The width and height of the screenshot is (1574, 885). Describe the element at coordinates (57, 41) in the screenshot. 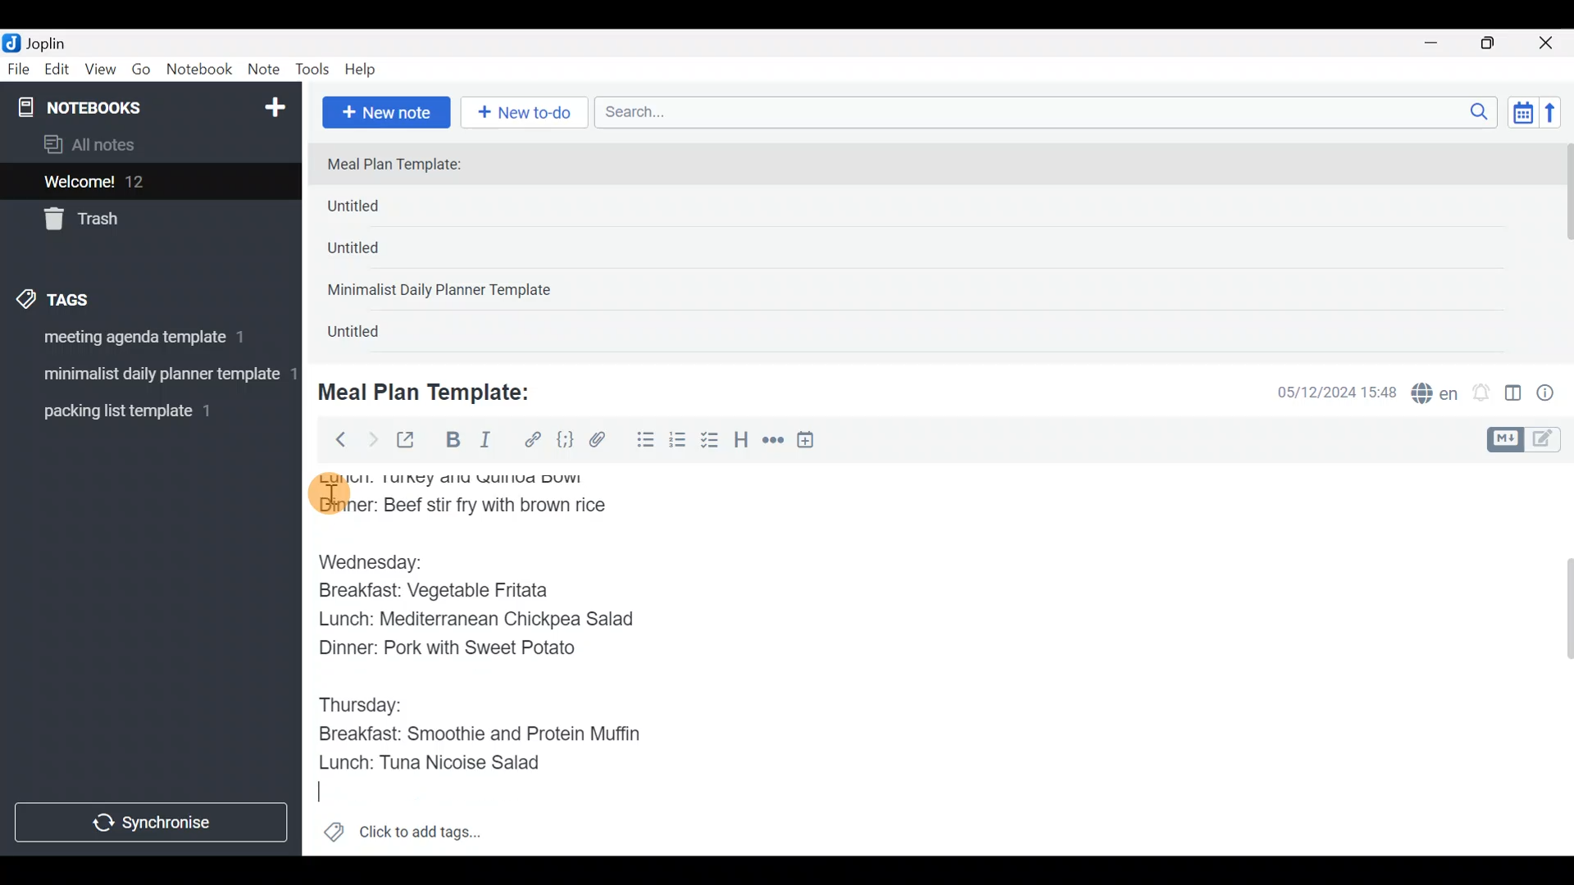

I see `Joplin` at that location.